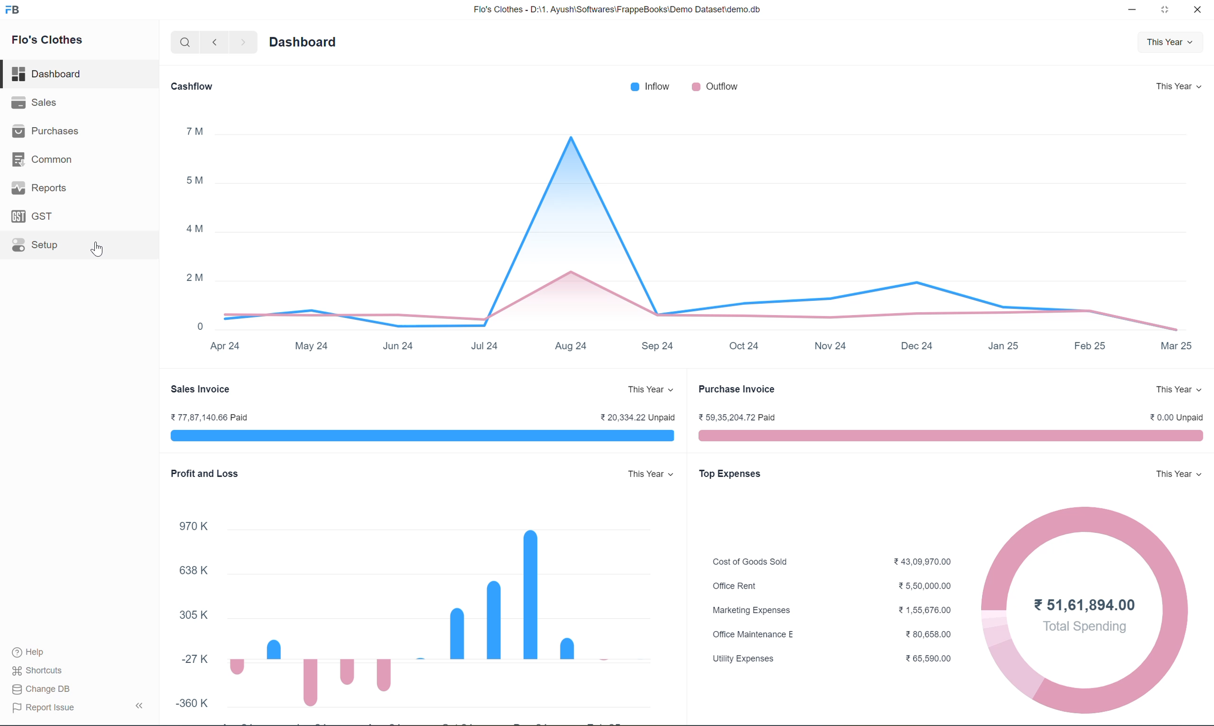  Describe the element at coordinates (302, 42) in the screenshot. I see `Dashboard` at that location.